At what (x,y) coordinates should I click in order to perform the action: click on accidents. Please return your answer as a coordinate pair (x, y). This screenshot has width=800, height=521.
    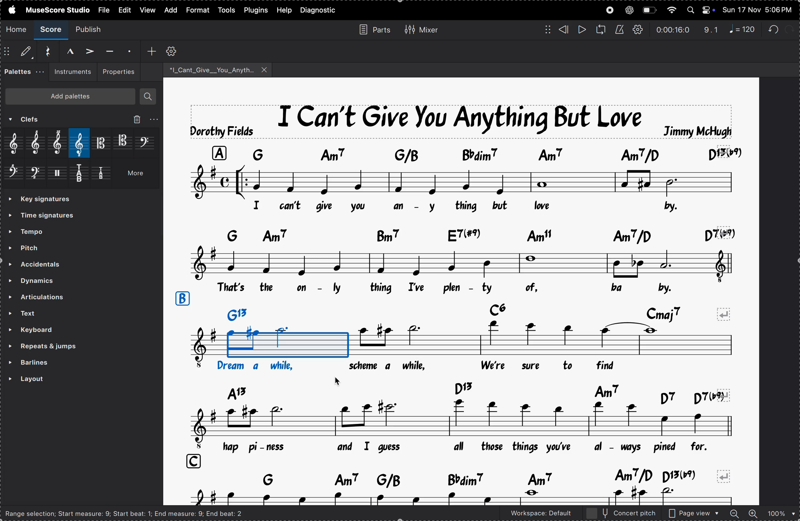
    Looking at the image, I should click on (50, 263).